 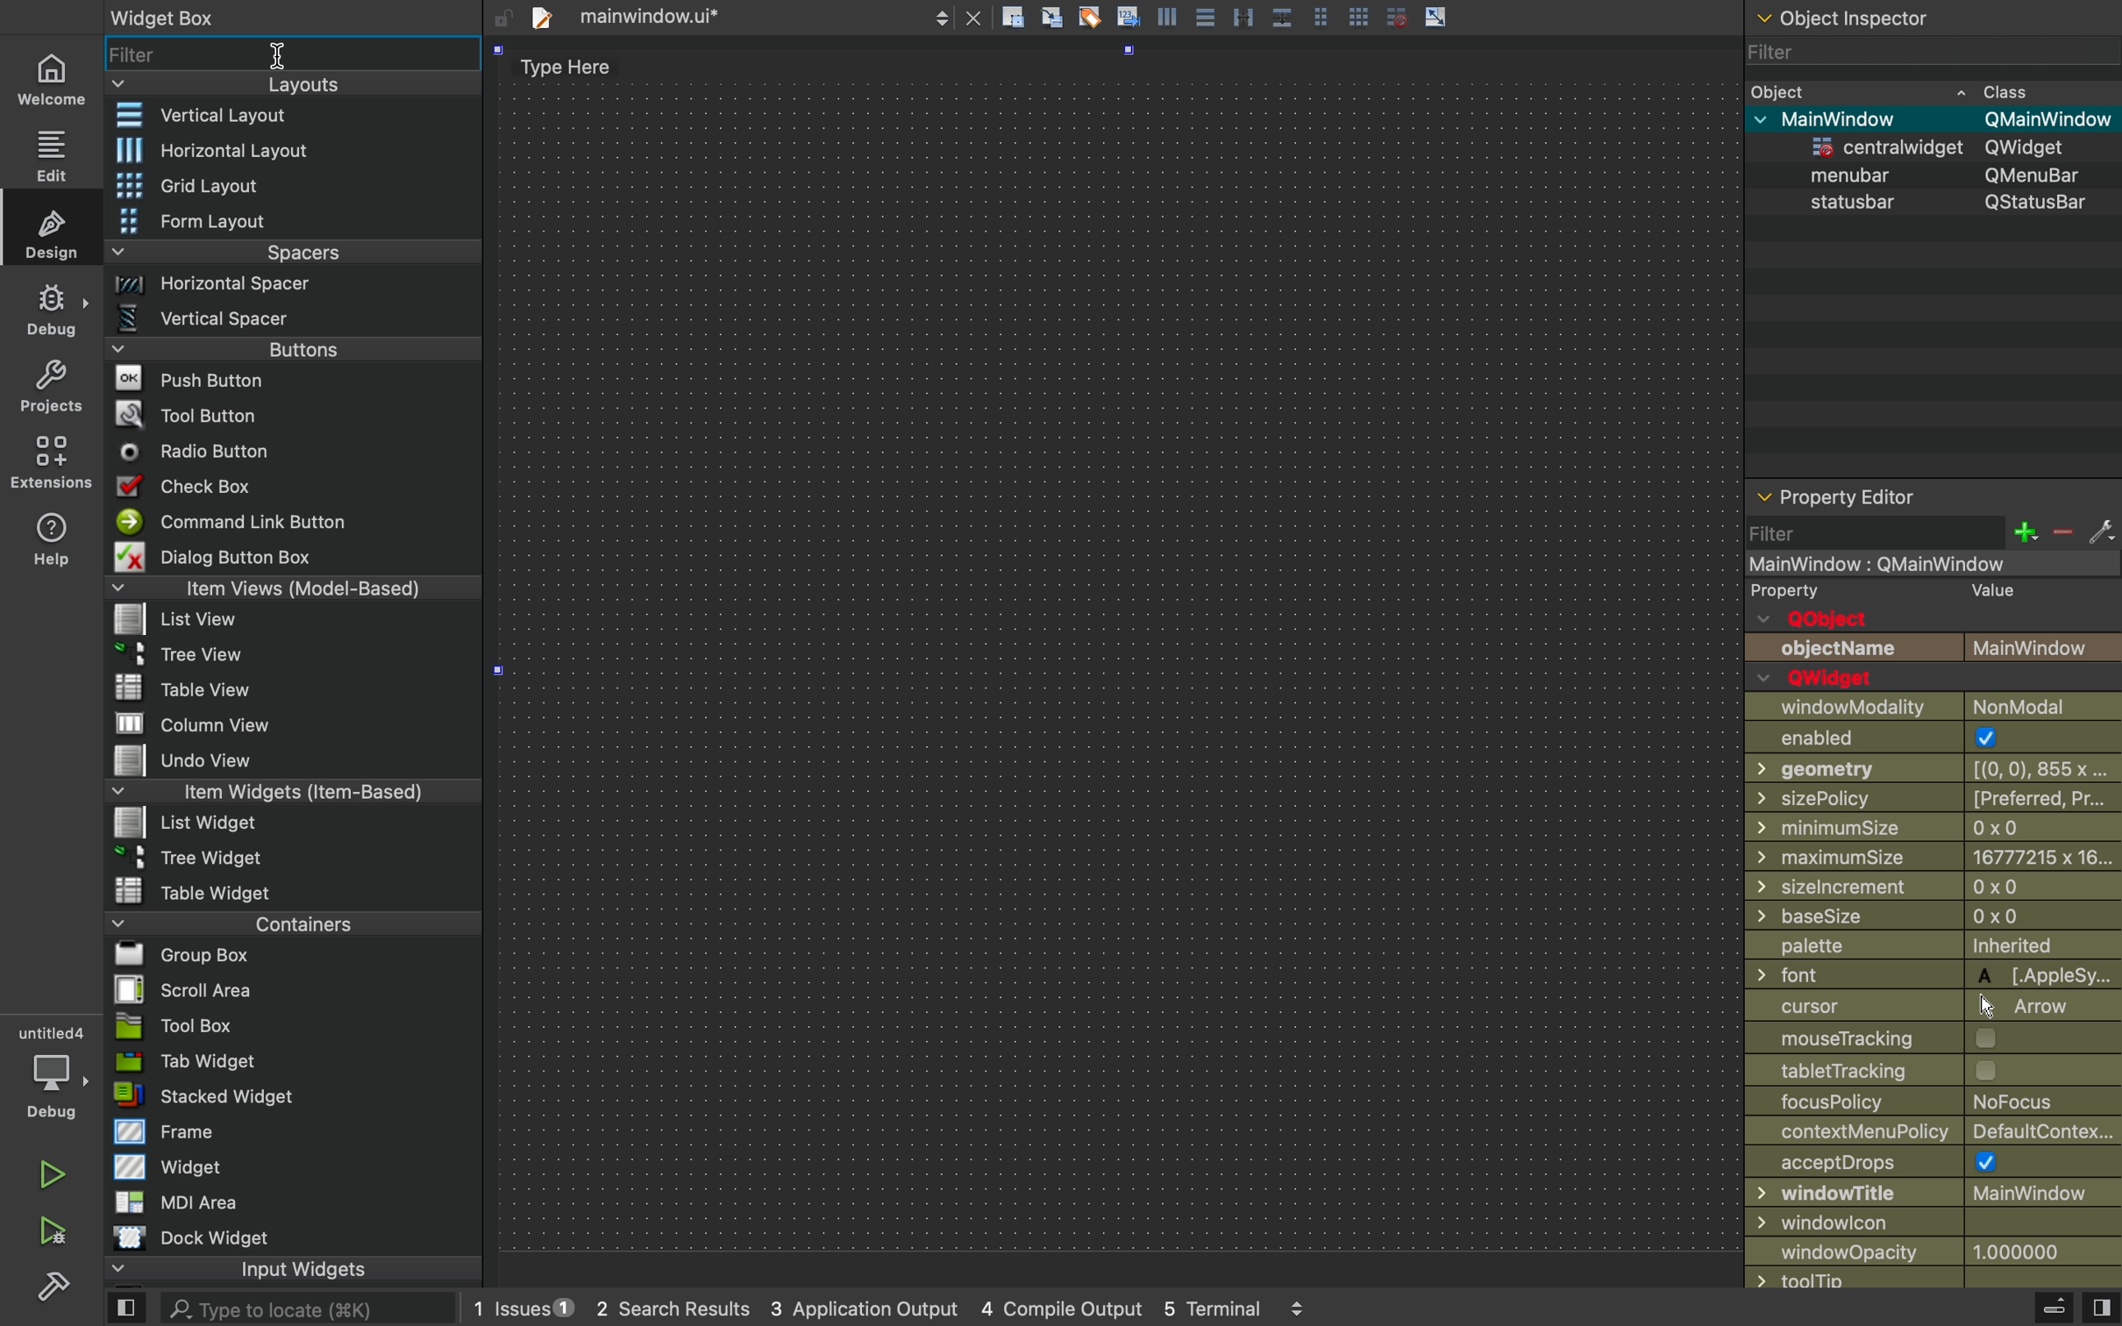 What do you see at coordinates (46, 1288) in the screenshot?
I see `settingd` at bounding box center [46, 1288].